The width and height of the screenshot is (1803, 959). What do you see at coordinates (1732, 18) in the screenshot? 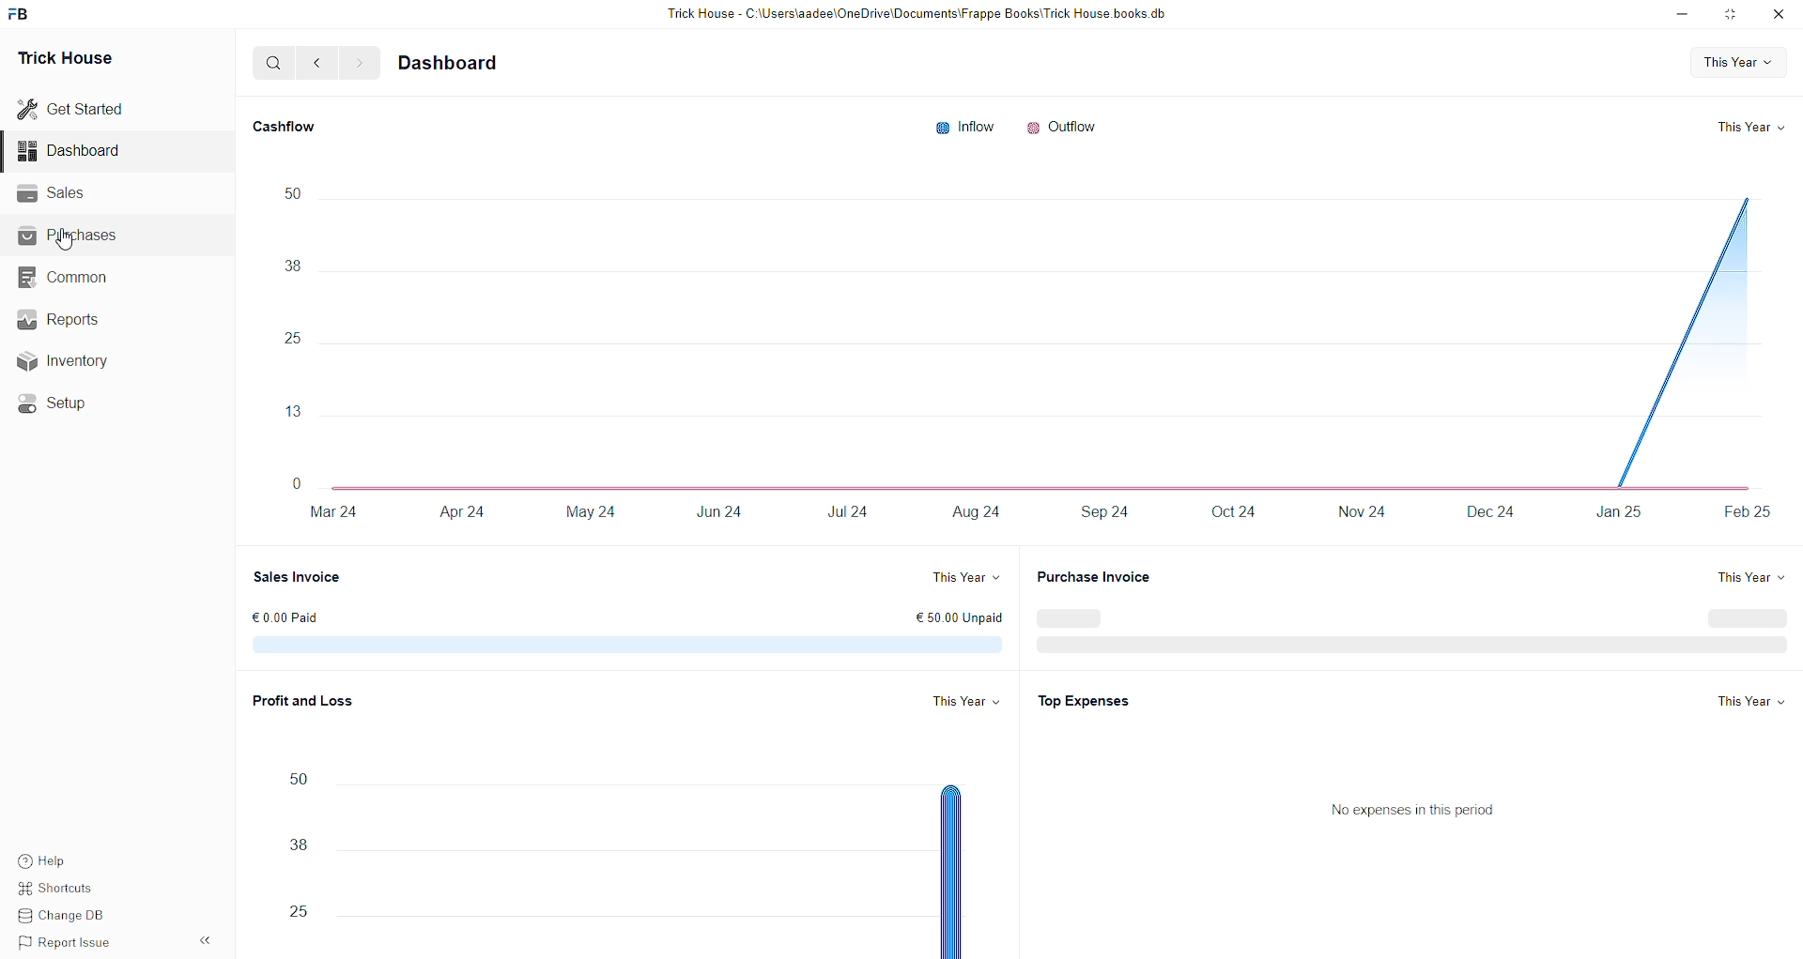
I see `Maximize` at bounding box center [1732, 18].